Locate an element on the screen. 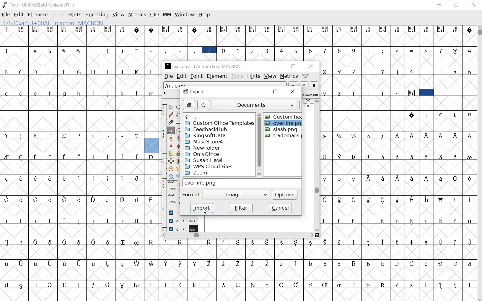 Image resolution: width=482 pixels, height=301 pixels. Symbol is located at coordinates (137, 30).